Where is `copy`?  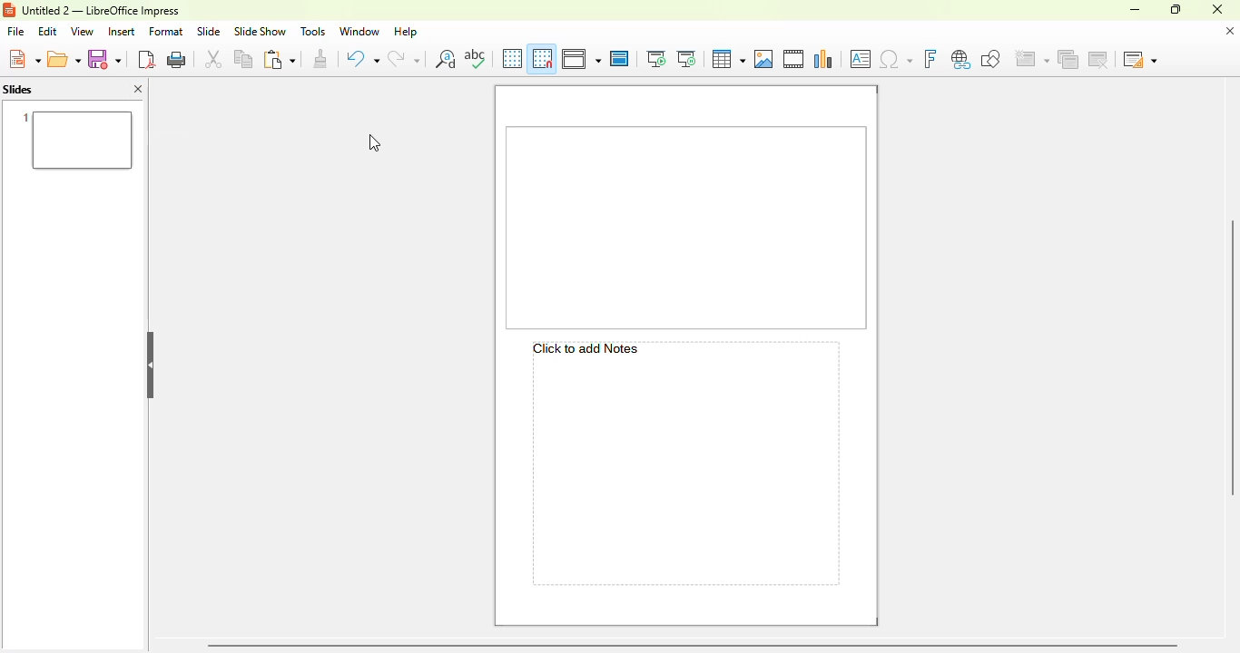
copy is located at coordinates (244, 59).